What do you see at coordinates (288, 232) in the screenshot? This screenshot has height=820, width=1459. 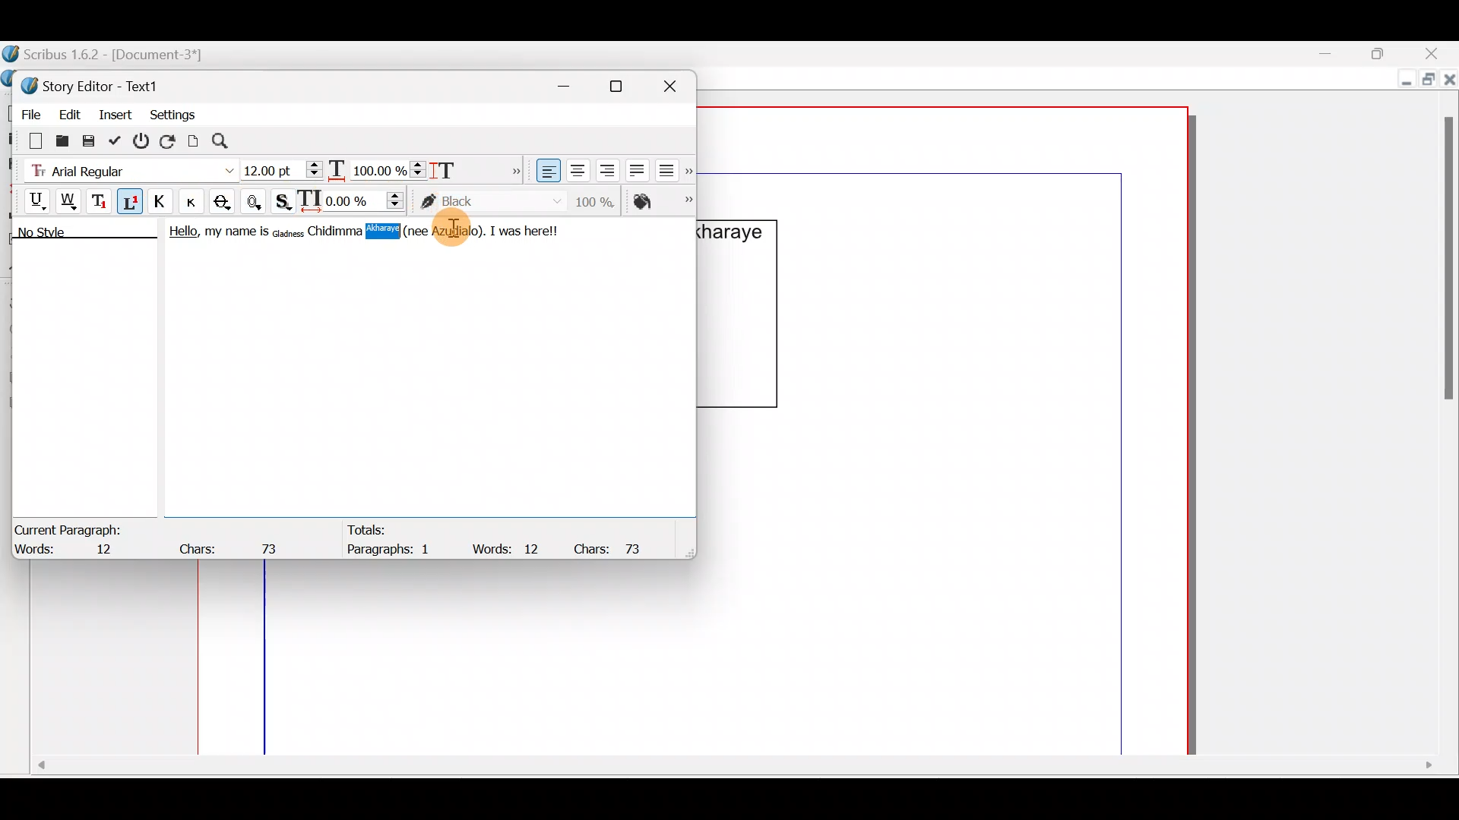 I see `Gladness` at bounding box center [288, 232].